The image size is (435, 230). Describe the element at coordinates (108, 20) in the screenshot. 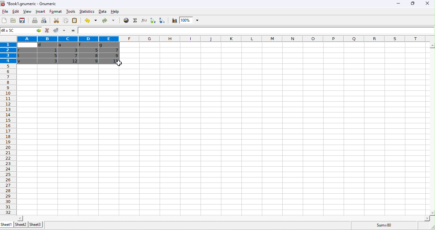

I see `redo` at that location.